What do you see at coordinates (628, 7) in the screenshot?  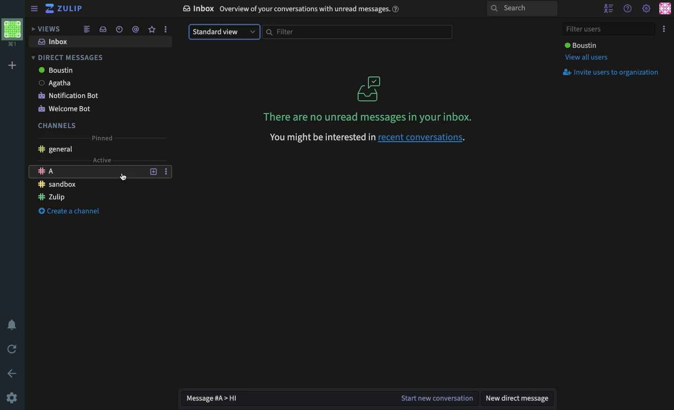 I see `Help` at bounding box center [628, 7].